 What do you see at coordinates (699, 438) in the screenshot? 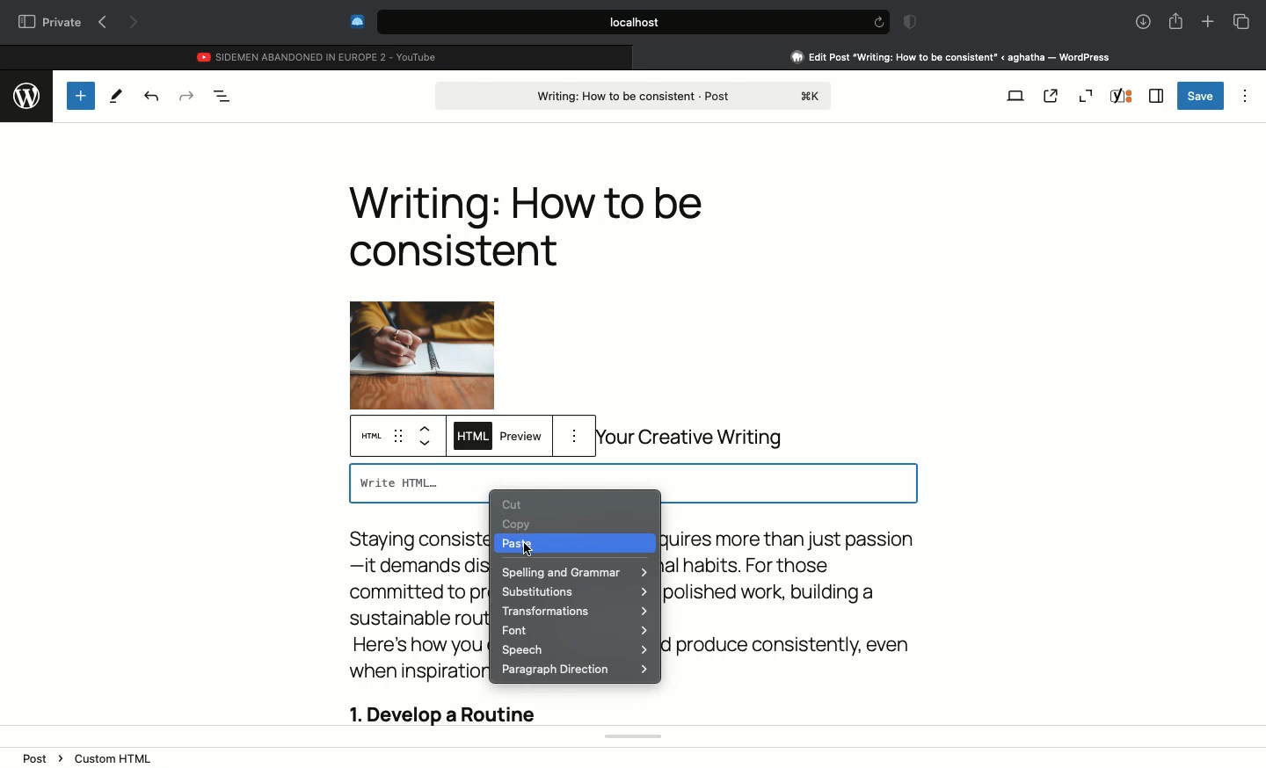
I see `your creative writing` at bounding box center [699, 438].